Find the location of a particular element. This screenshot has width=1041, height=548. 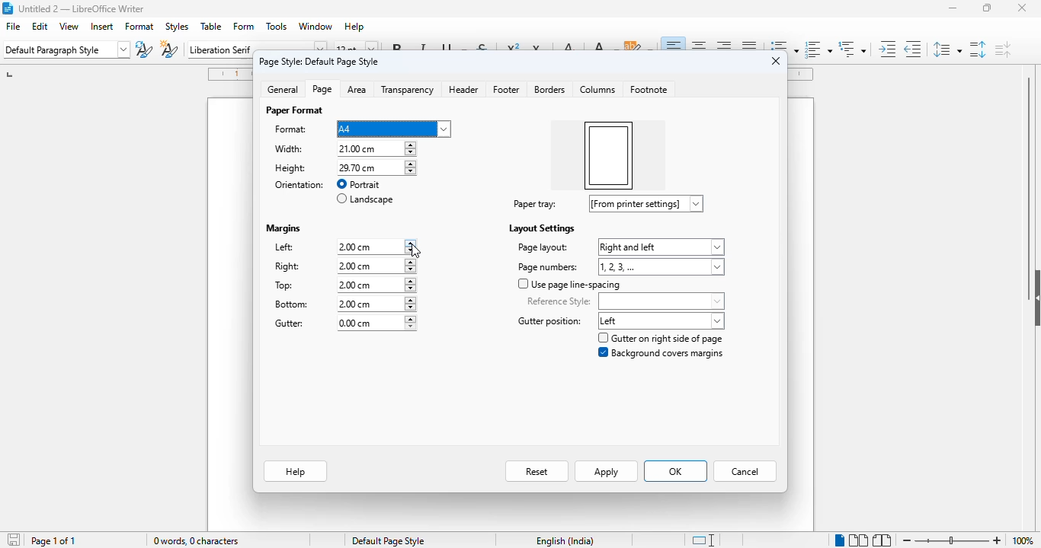

area is located at coordinates (357, 89).